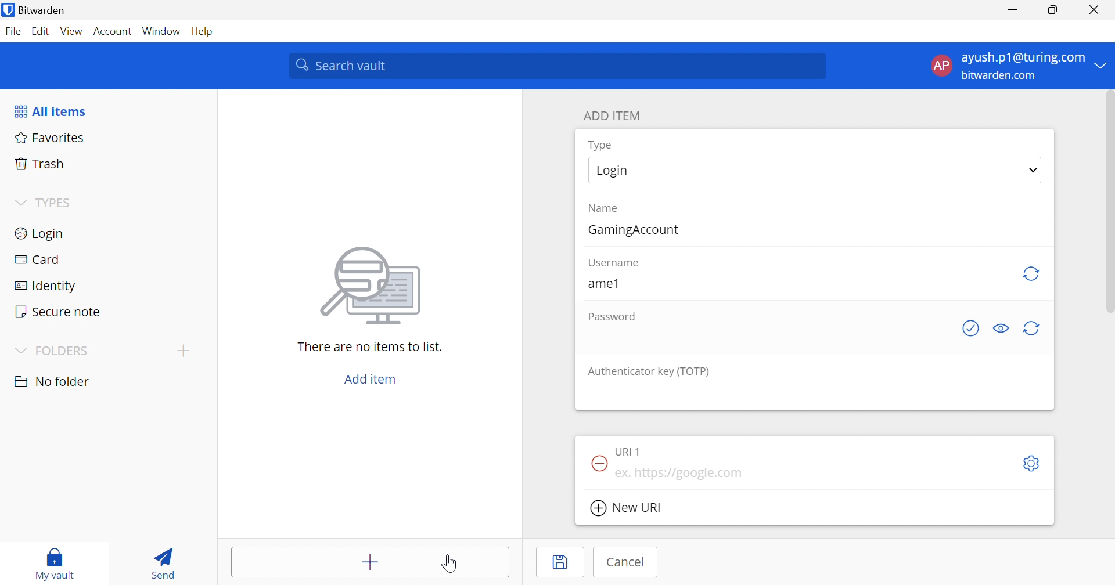 Image resolution: width=1115 pixels, height=585 pixels. What do you see at coordinates (1033, 328) in the screenshot?
I see `Generate password` at bounding box center [1033, 328].